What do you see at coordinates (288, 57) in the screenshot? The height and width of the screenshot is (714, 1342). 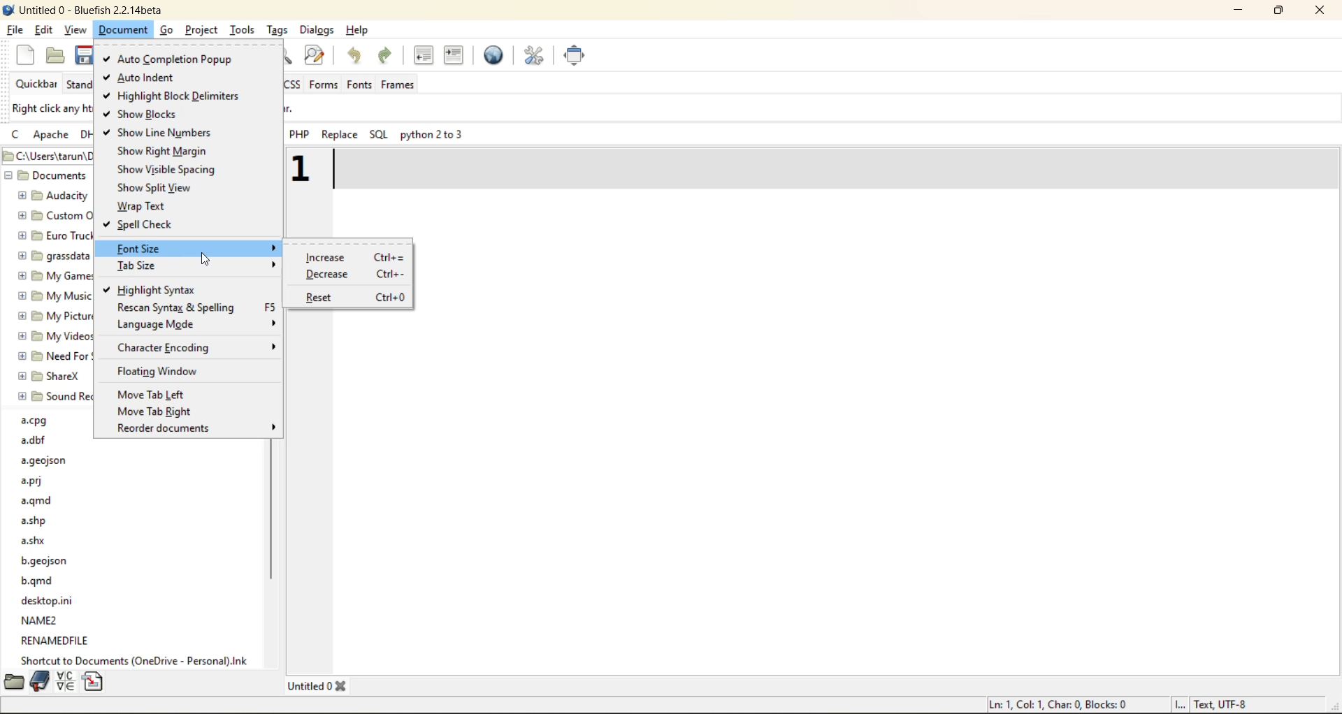 I see `find` at bounding box center [288, 57].